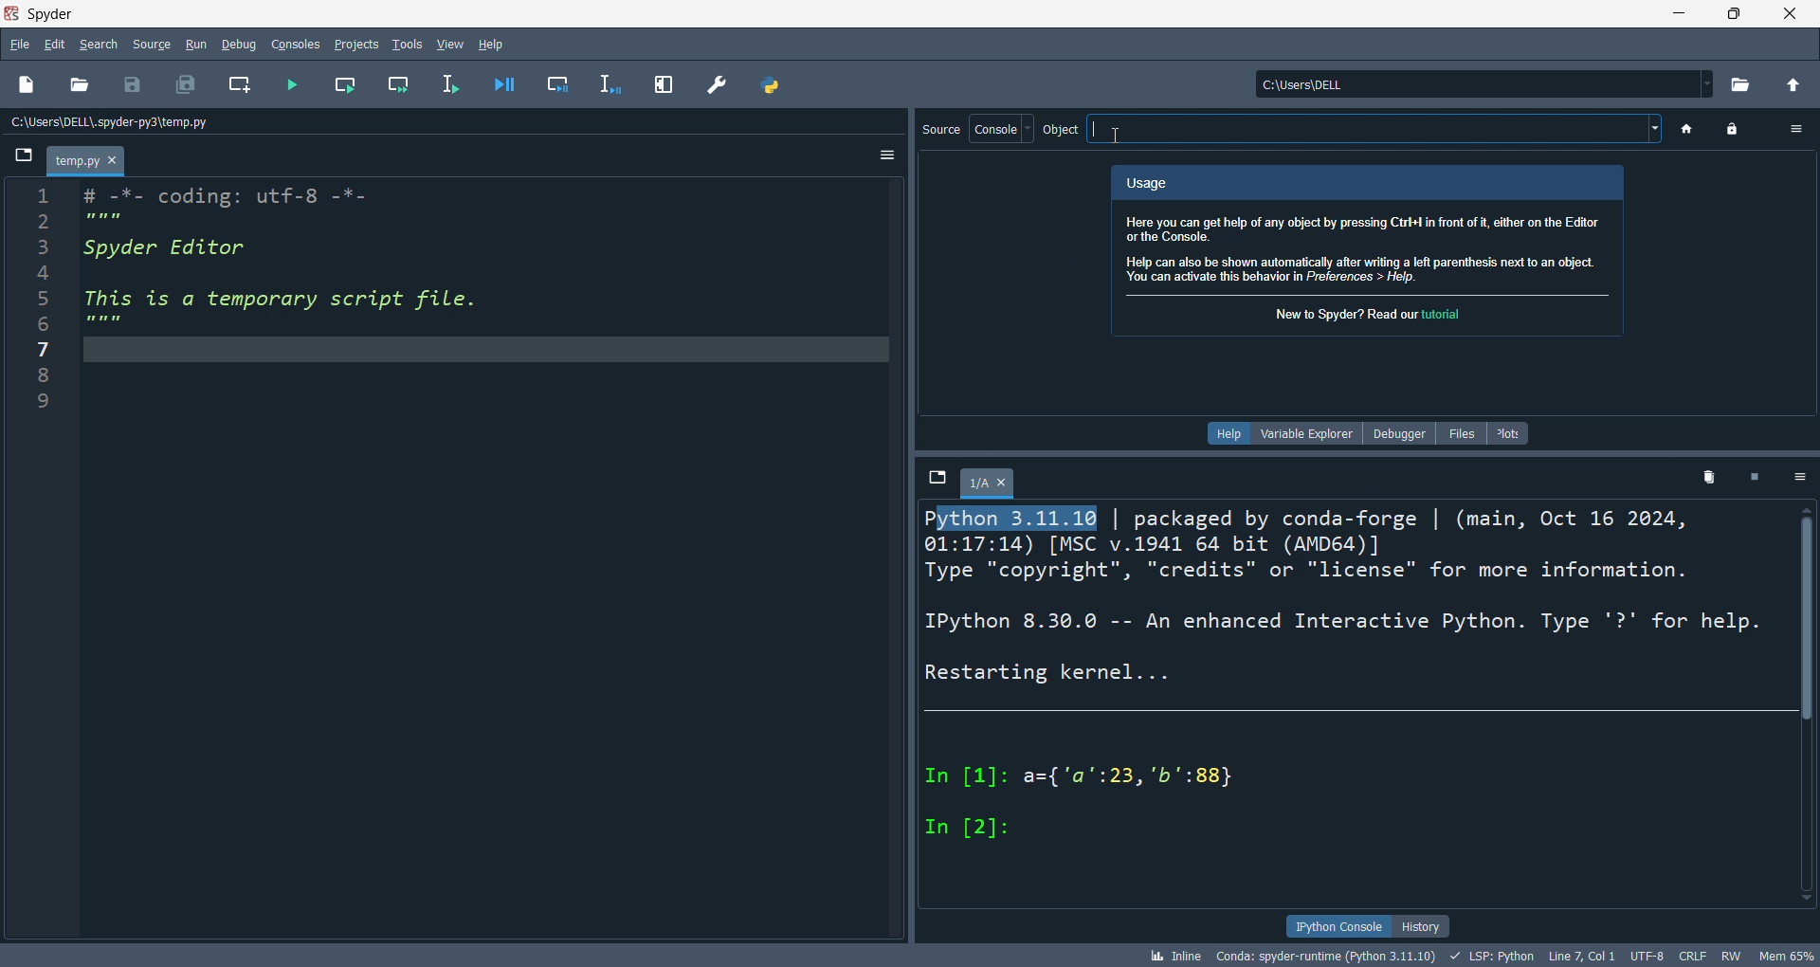  Describe the element at coordinates (479, 555) in the screenshot. I see `# -*- coding: utf-8 -*-
Spyder Editor
This is a temporary script file.` at that location.